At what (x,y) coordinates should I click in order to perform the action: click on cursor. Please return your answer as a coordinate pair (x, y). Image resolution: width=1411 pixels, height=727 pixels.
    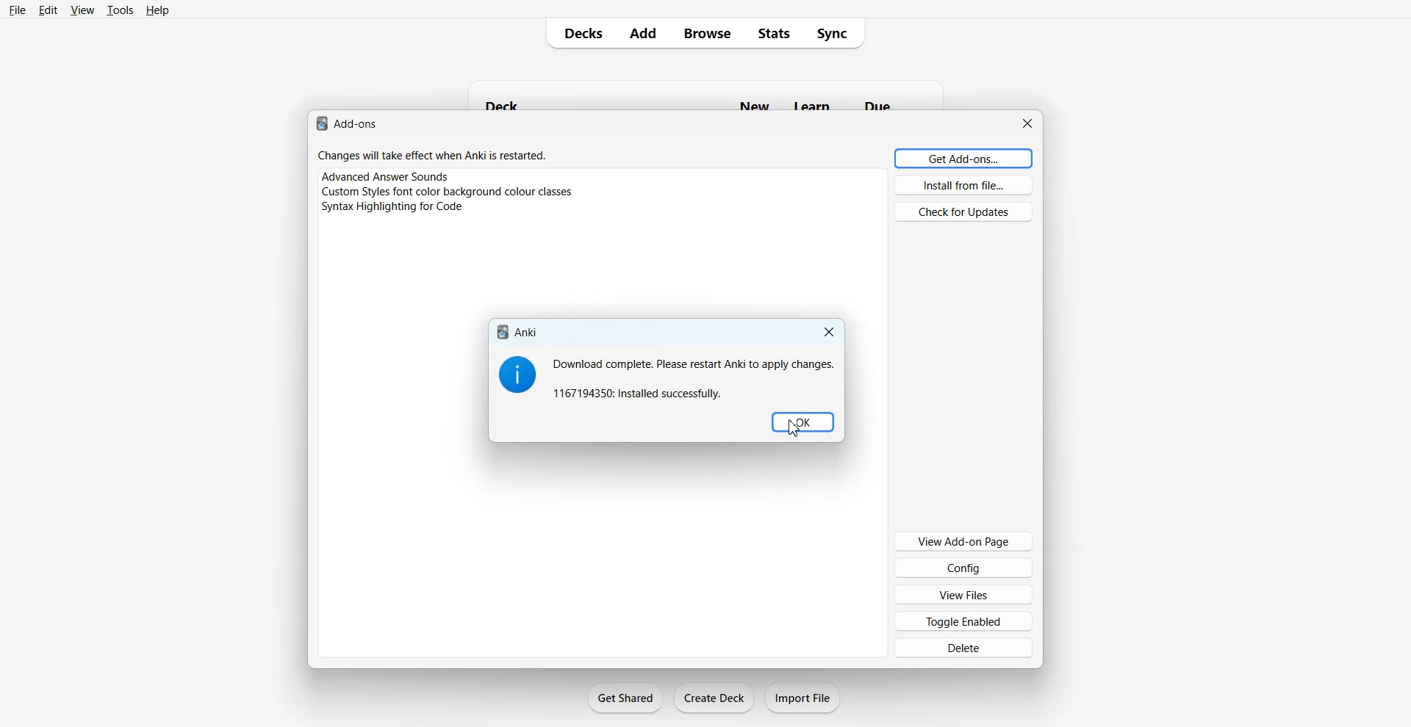
    Looking at the image, I should click on (797, 434).